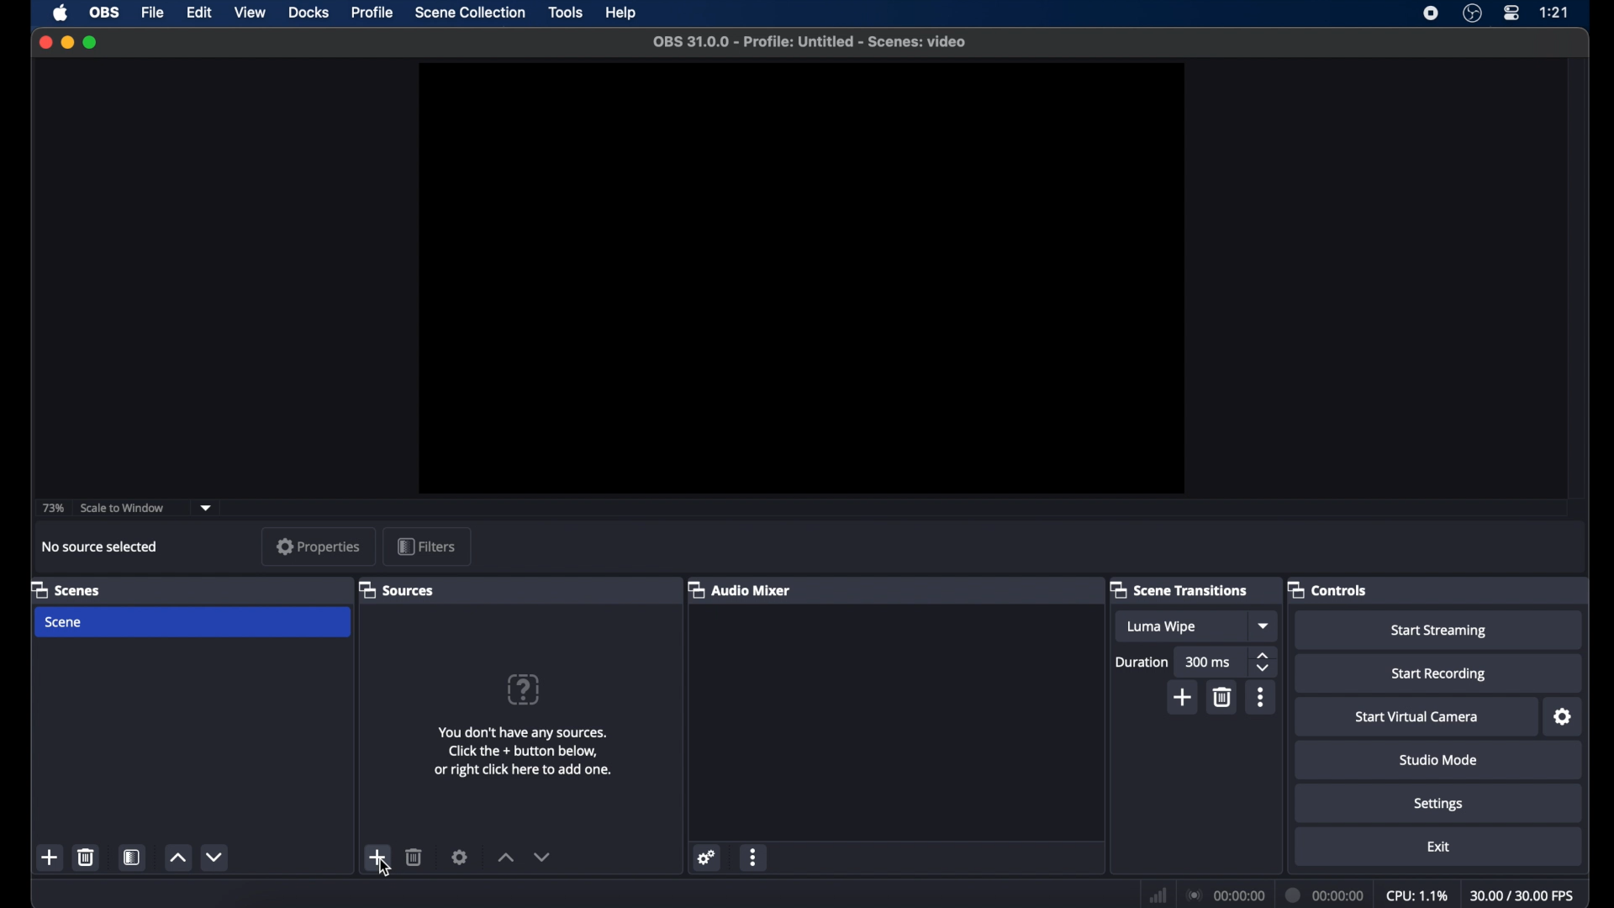 The height and width of the screenshot is (908, 1614). I want to click on dropdown, so click(1264, 626).